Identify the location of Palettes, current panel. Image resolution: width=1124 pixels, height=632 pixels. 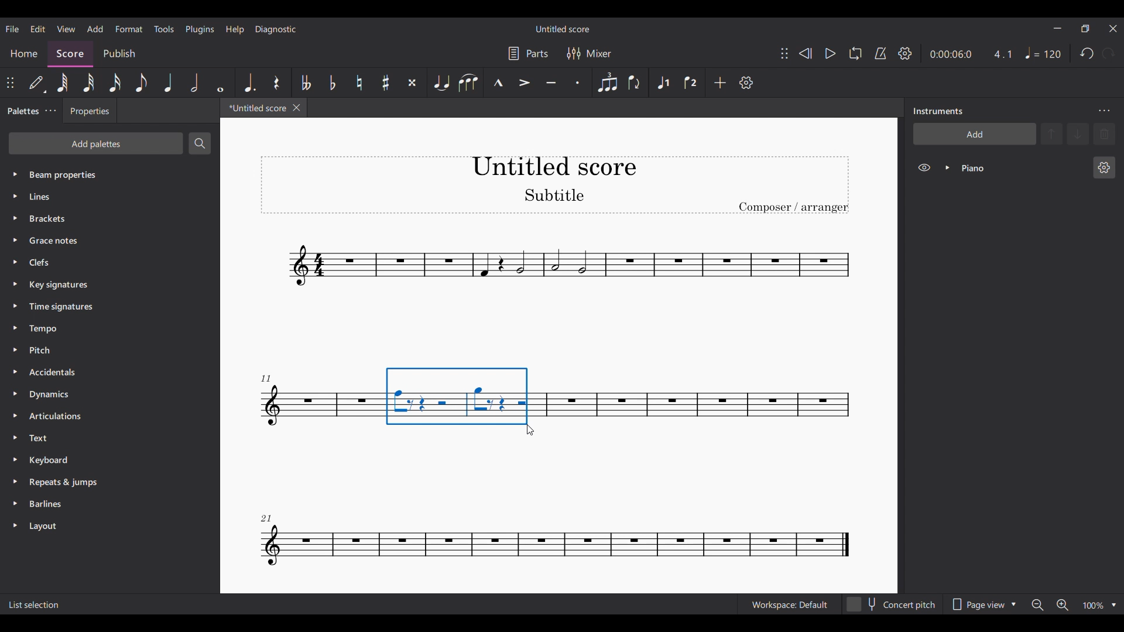
(20, 112).